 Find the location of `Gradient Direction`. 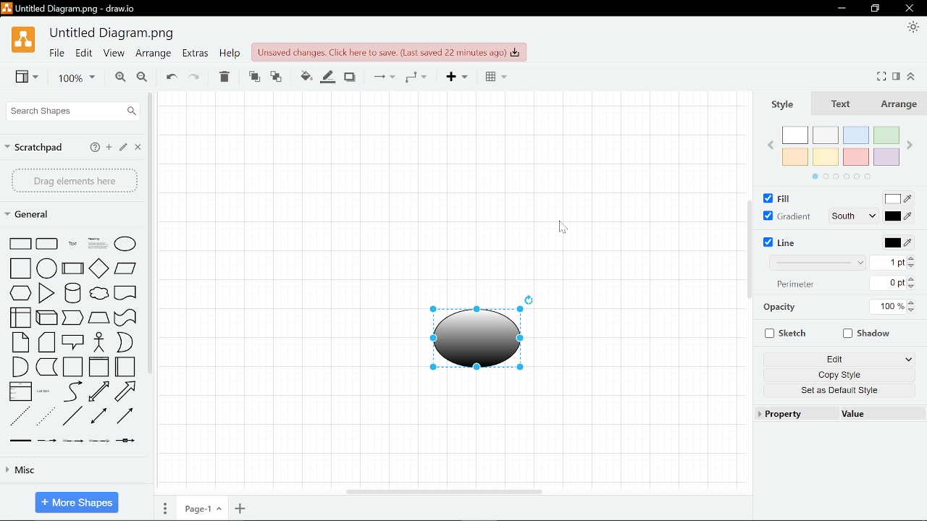

Gradient Direction is located at coordinates (855, 216).